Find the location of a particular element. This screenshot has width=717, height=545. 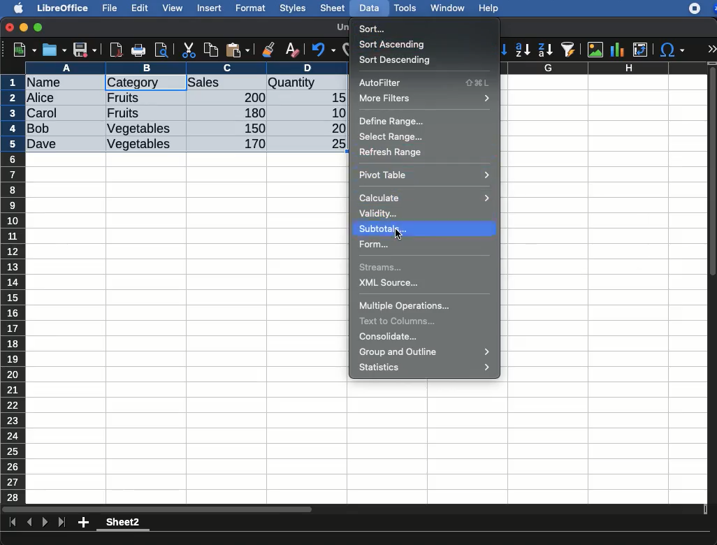

print is located at coordinates (138, 50).